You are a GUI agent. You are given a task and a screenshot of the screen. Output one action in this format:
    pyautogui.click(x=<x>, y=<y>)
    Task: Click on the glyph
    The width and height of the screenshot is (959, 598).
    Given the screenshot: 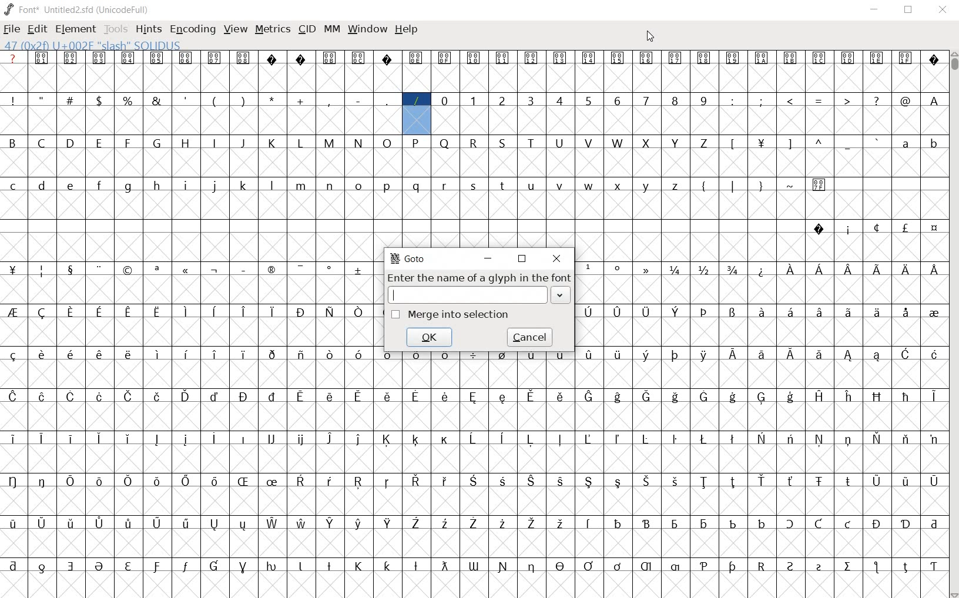 What is the action you would take?
    pyautogui.click(x=819, y=439)
    